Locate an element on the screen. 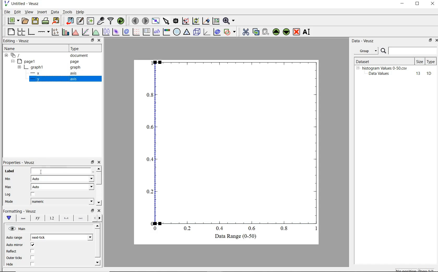  search for dataset names is located at coordinates (413, 51).